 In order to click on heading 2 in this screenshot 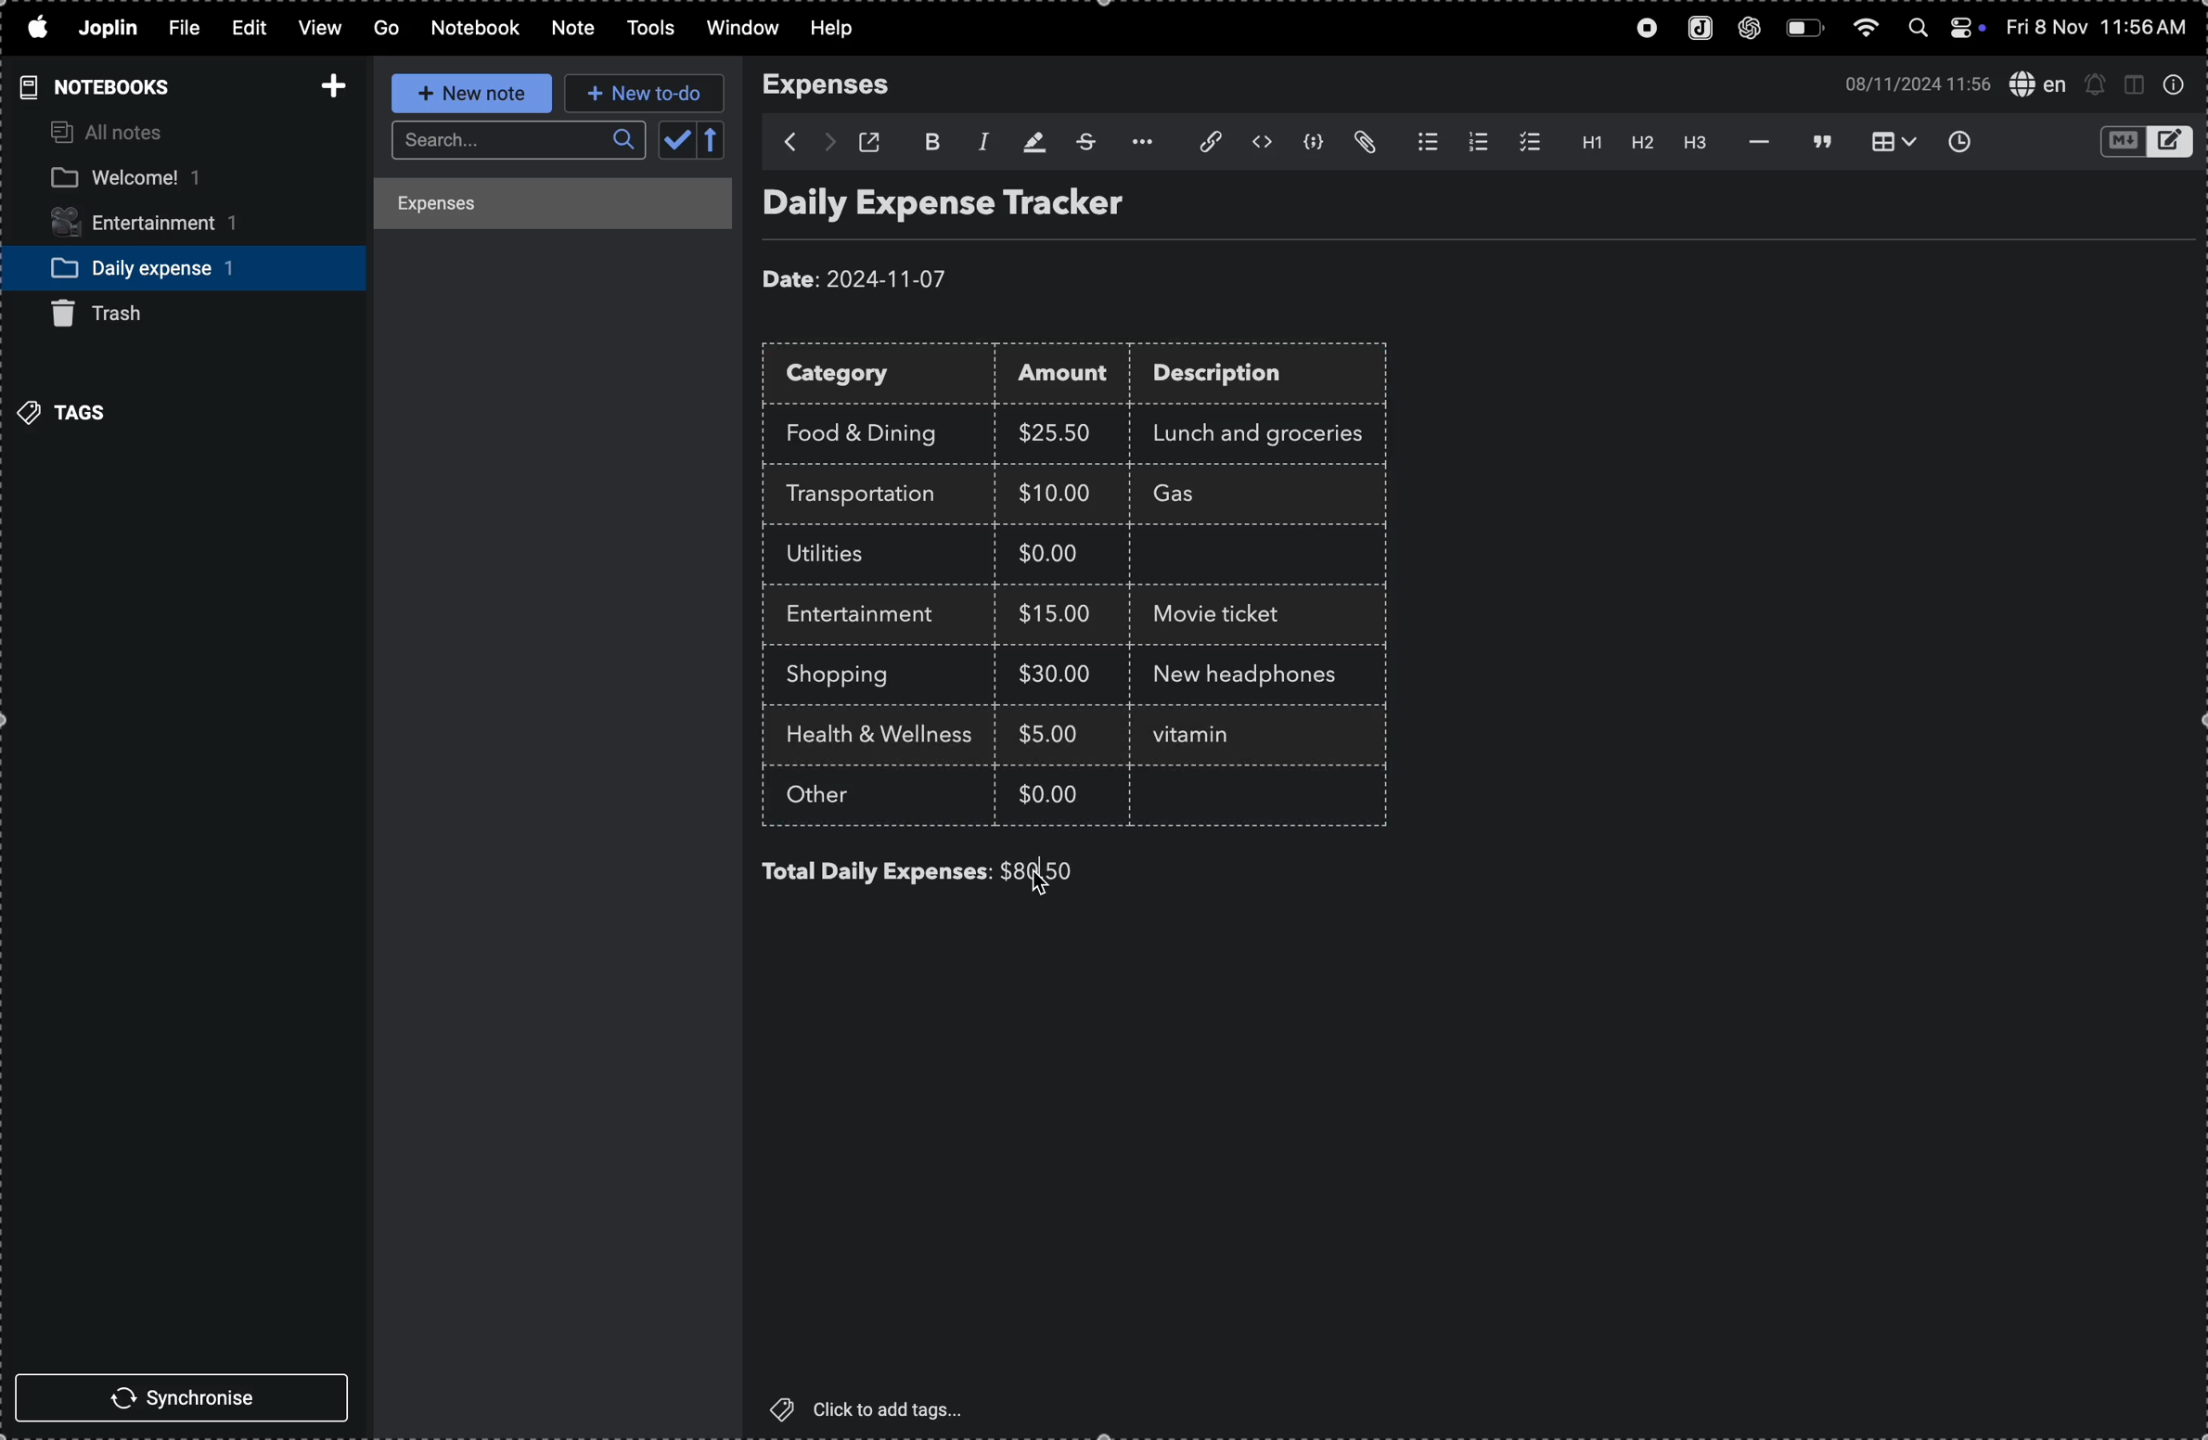, I will do `click(1641, 146)`.